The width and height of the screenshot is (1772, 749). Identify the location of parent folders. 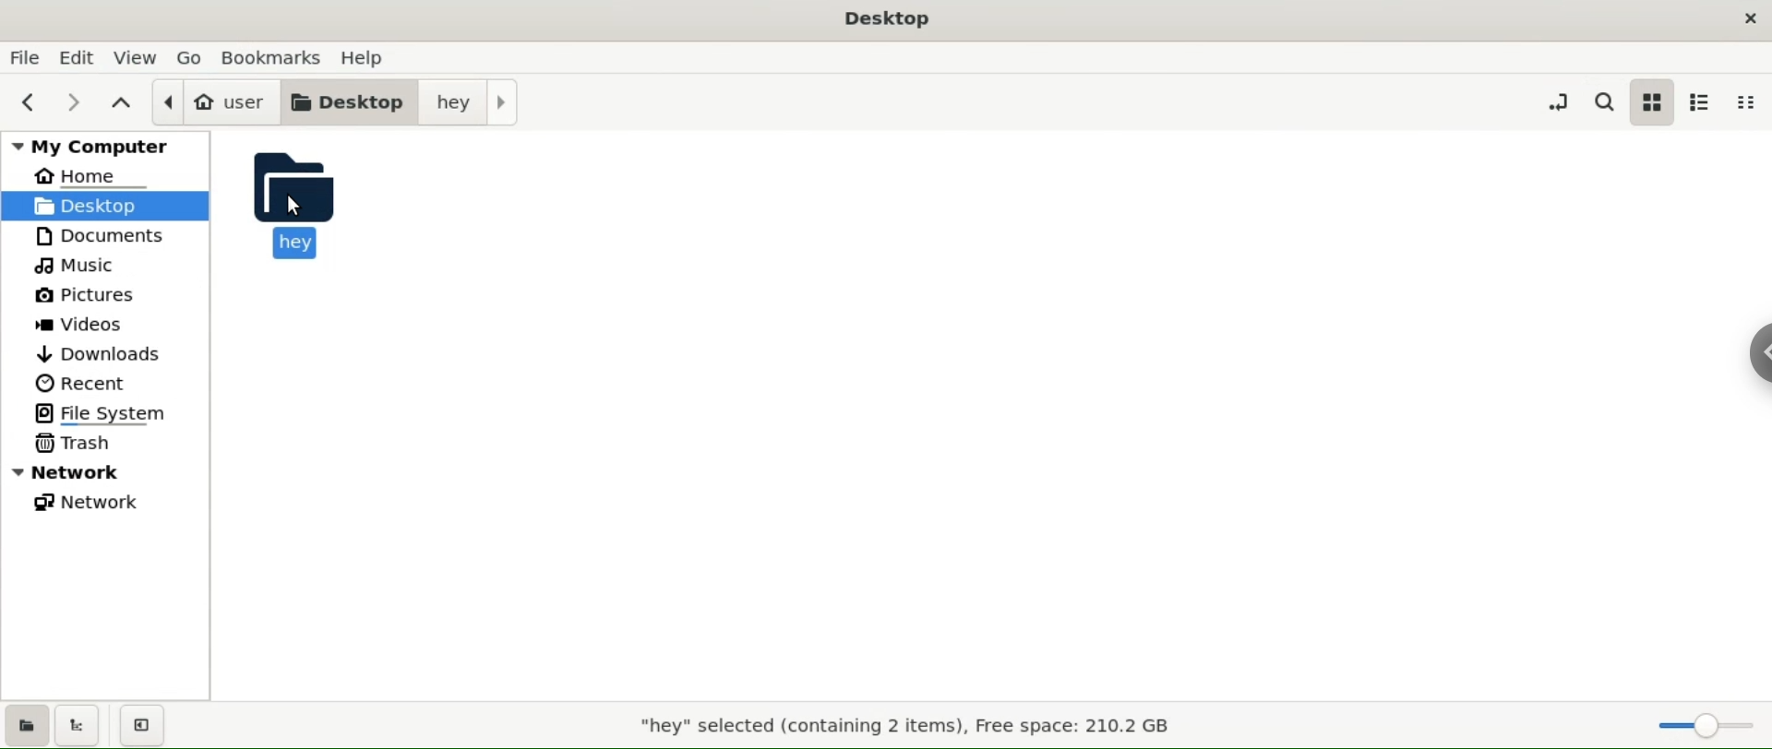
(123, 102).